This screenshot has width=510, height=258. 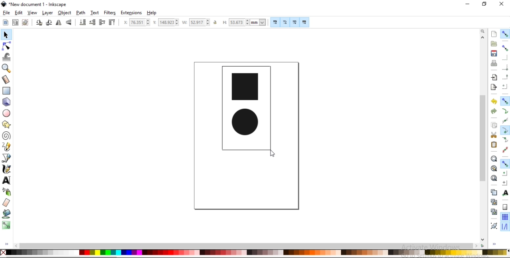 What do you see at coordinates (7, 113) in the screenshot?
I see `create circles, arcs and ellipses` at bounding box center [7, 113].